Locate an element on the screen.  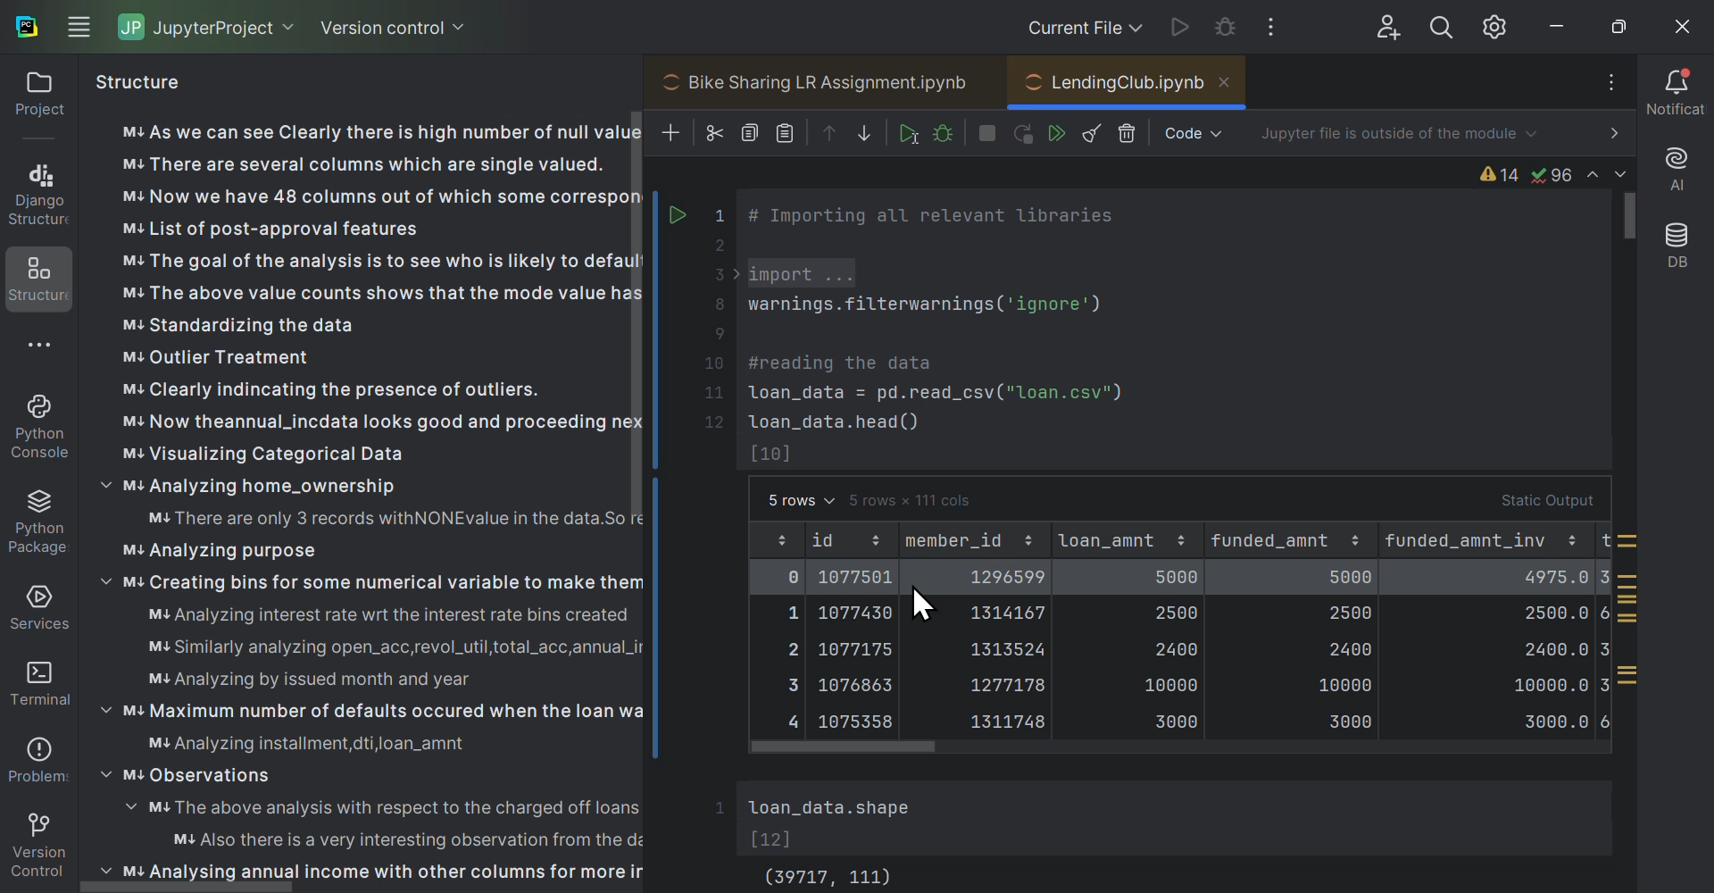
Add is located at coordinates (678, 137).